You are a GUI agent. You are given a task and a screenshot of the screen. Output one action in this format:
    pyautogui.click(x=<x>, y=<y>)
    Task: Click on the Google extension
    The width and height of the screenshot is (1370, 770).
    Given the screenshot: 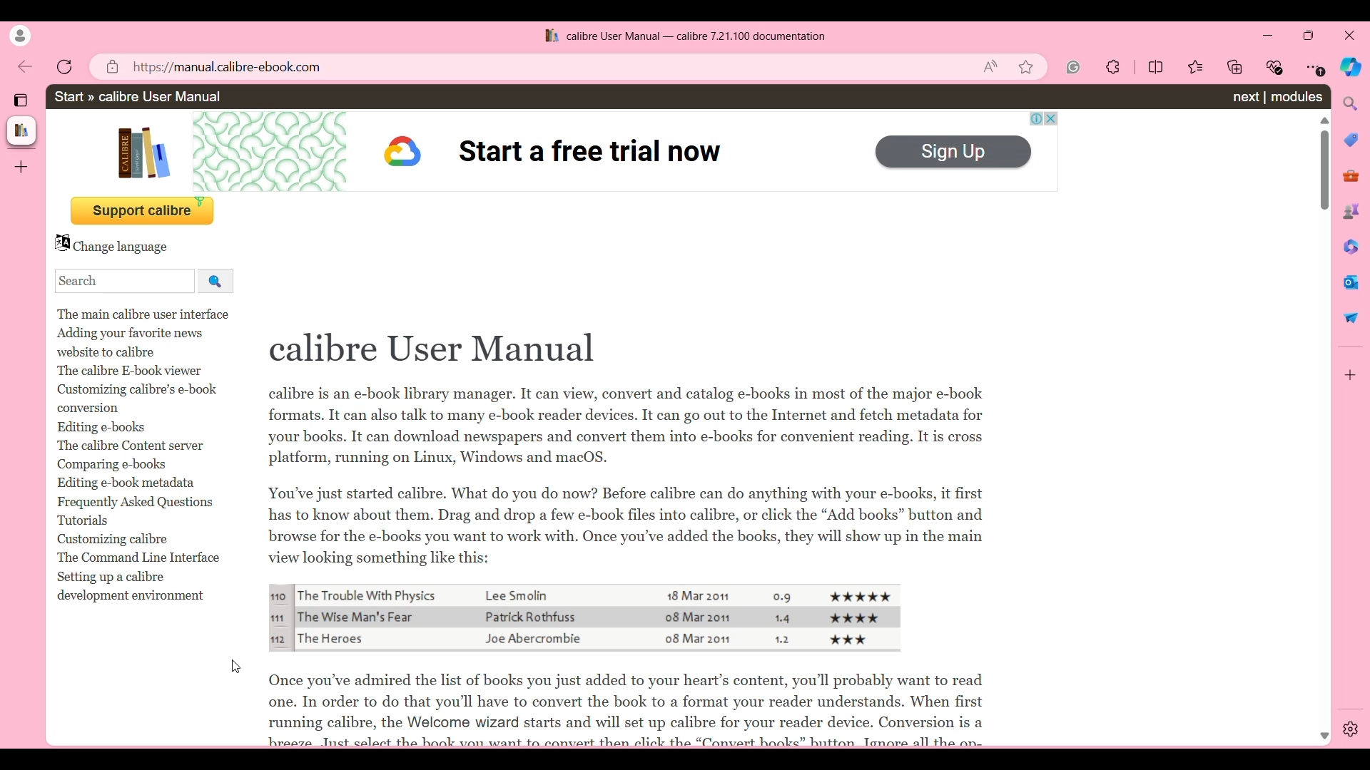 What is the action you would take?
    pyautogui.click(x=1073, y=67)
    